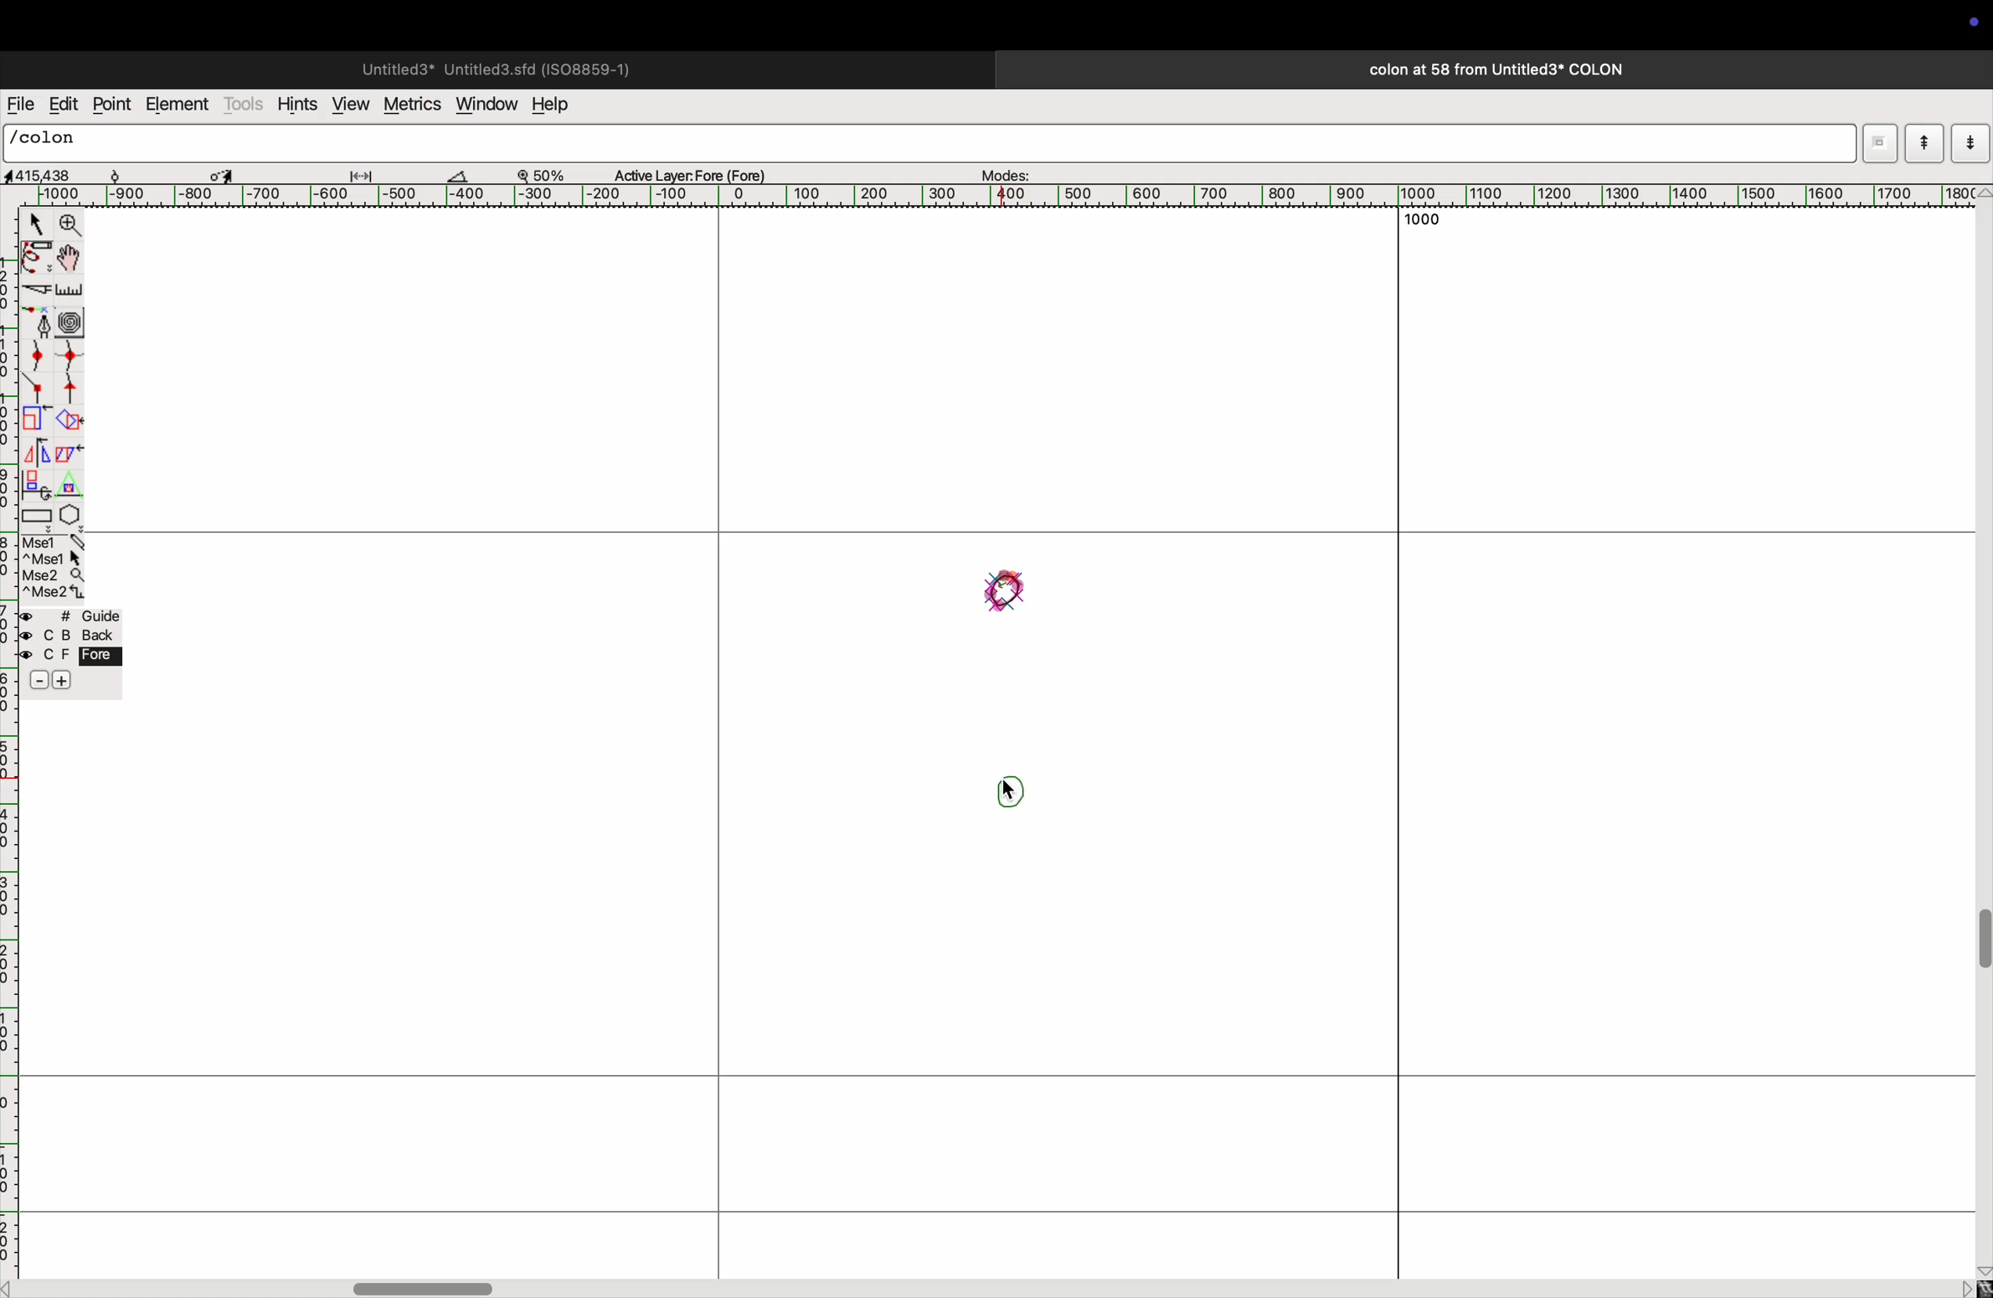 Image resolution: width=1993 pixels, height=1298 pixels. Describe the element at coordinates (368, 172) in the screenshot. I see `adjust` at that location.